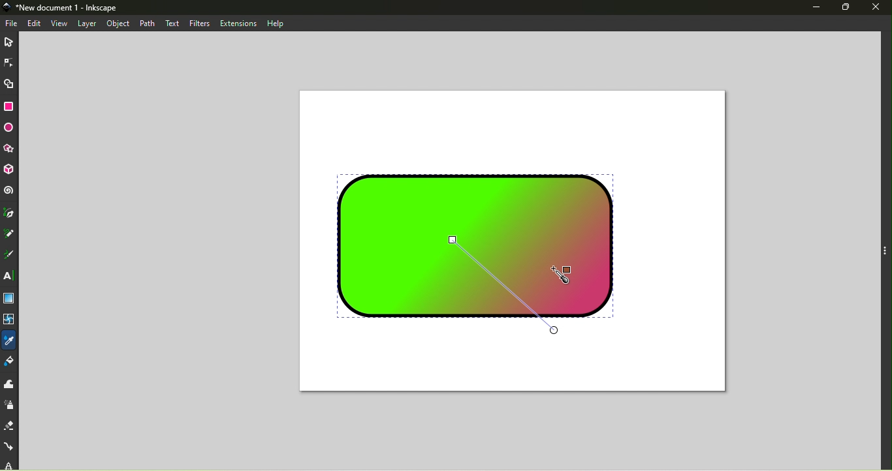 The image size is (892, 471). I want to click on Shape builder tool, so click(9, 83).